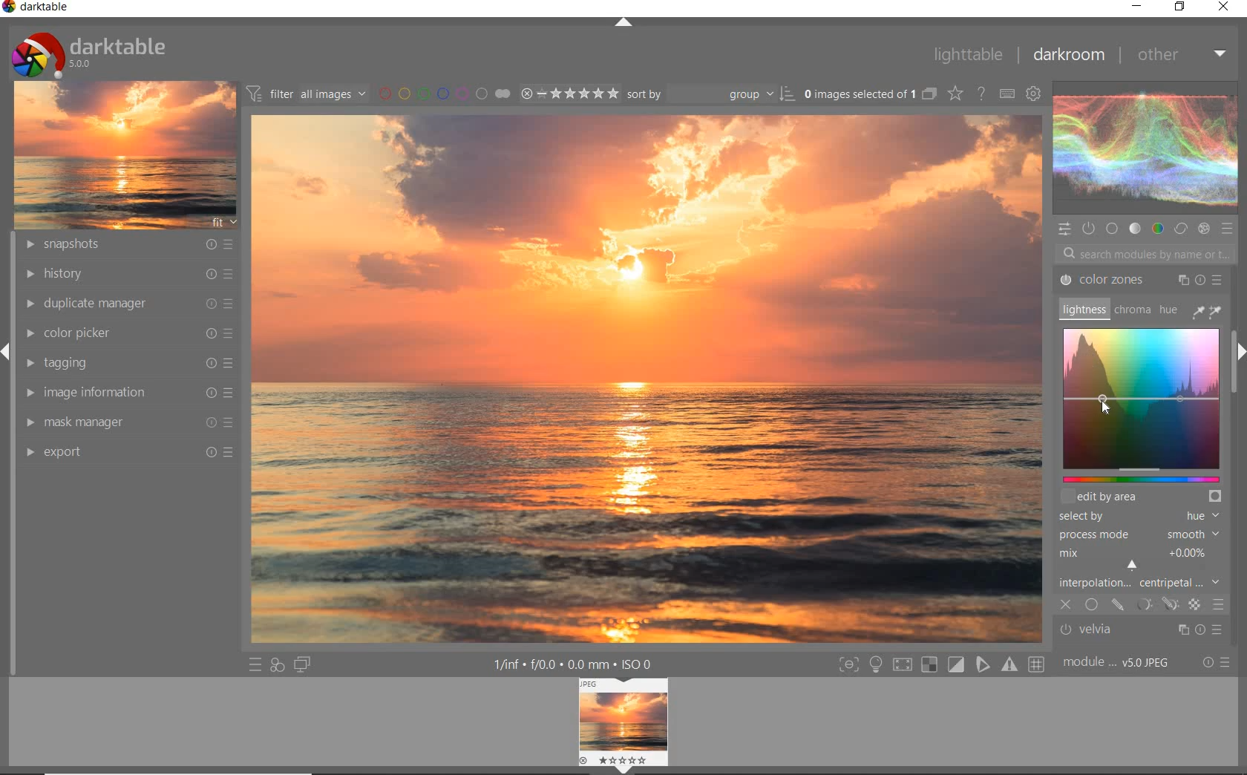 Image resolution: width=1247 pixels, height=775 pixels. Describe the element at coordinates (983, 93) in the screenshot. I see `ENABLE FOR ONLINE HELP` at that location.